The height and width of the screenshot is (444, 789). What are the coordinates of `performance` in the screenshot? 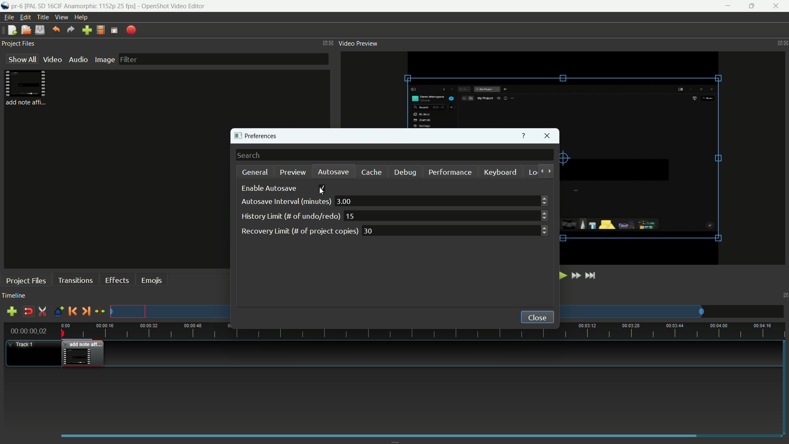 It's located at (450, 173).